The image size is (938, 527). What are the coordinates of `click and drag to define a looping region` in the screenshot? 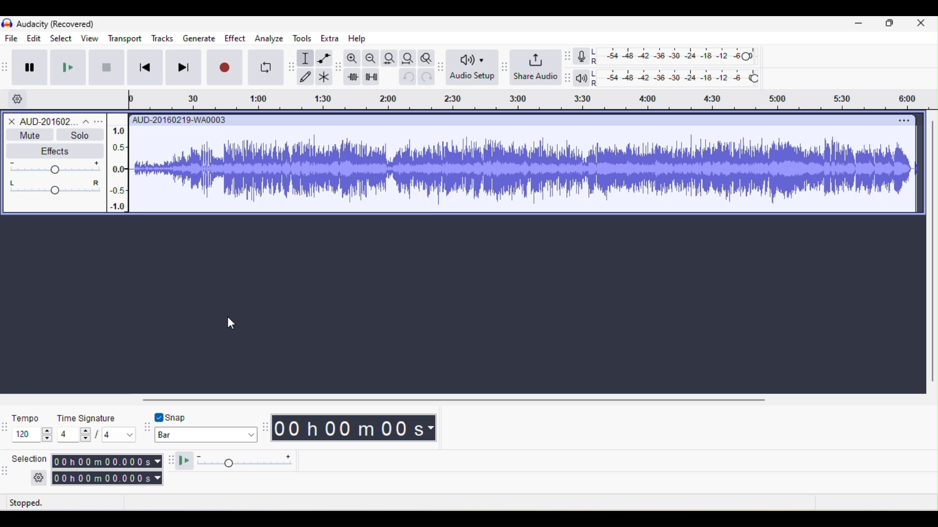 It's located at (528, 100).